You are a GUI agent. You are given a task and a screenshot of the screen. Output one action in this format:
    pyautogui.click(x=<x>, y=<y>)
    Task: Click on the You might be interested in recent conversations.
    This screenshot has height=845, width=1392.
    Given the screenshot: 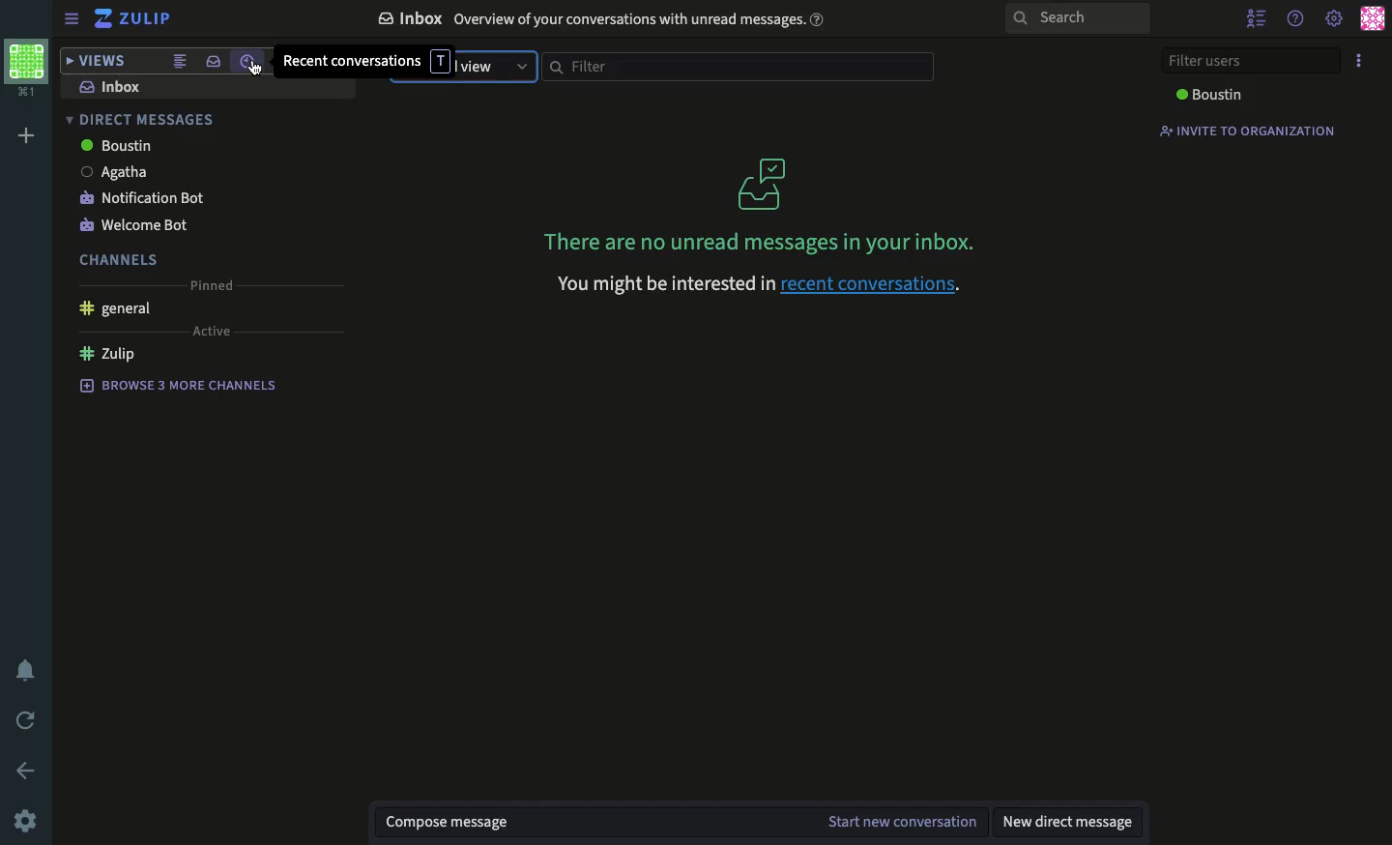 What is the action you would take?
    pyautogui.click(x=762, y=288)
    